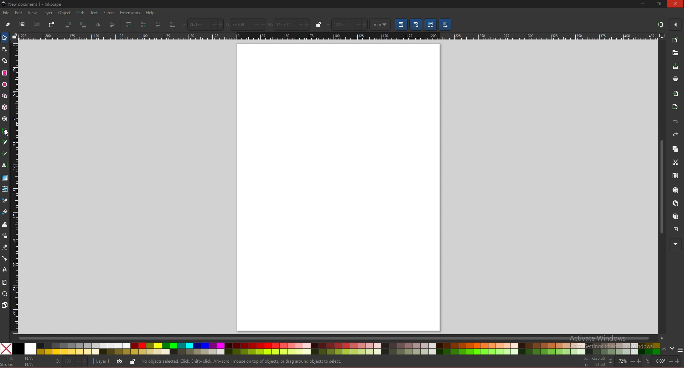  I want to click on rotate 90 degree cw, so click(83, 25).